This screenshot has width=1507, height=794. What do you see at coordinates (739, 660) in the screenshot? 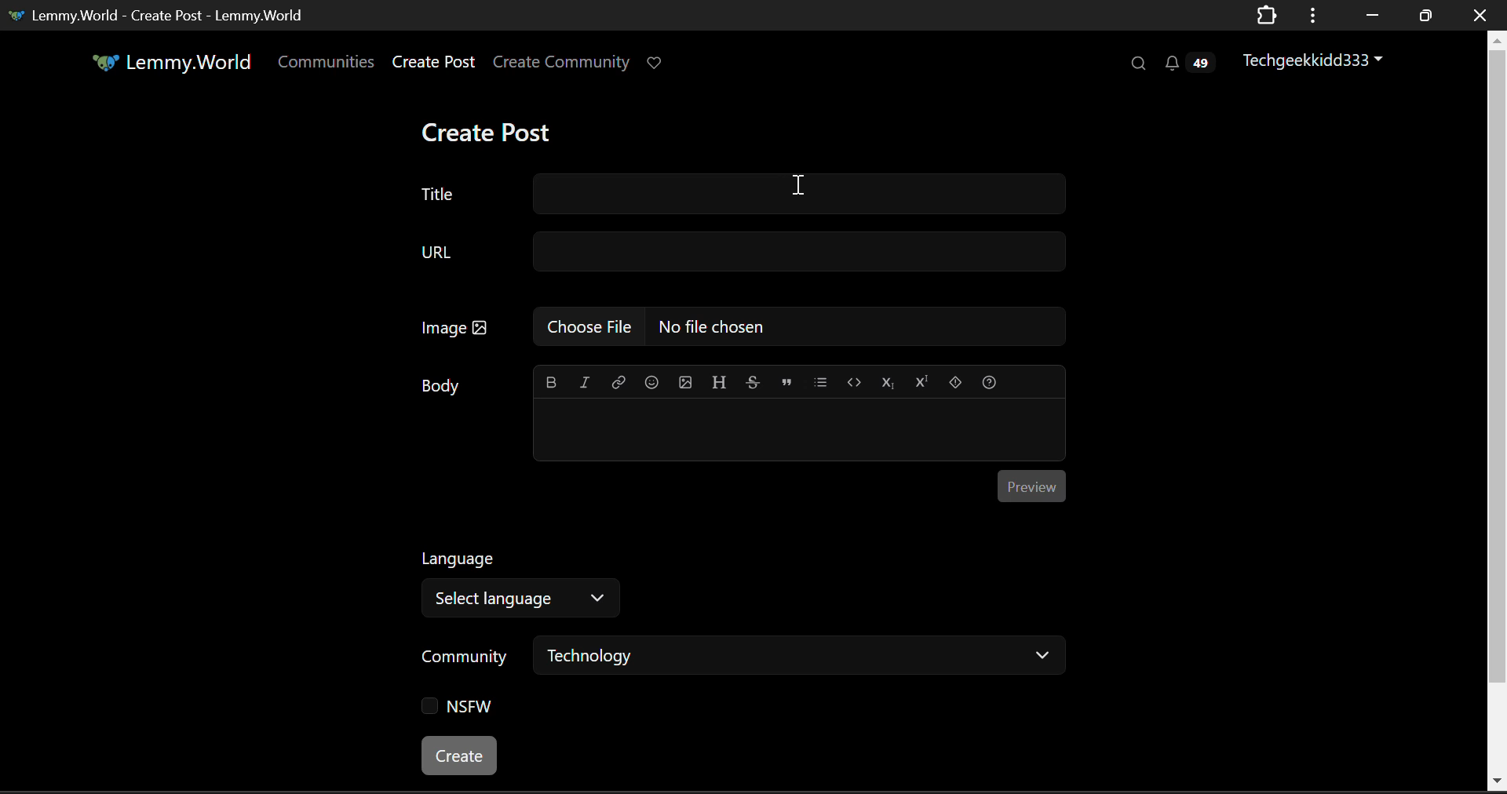
I see `Community: Technology` at bounding box center [739, 660].